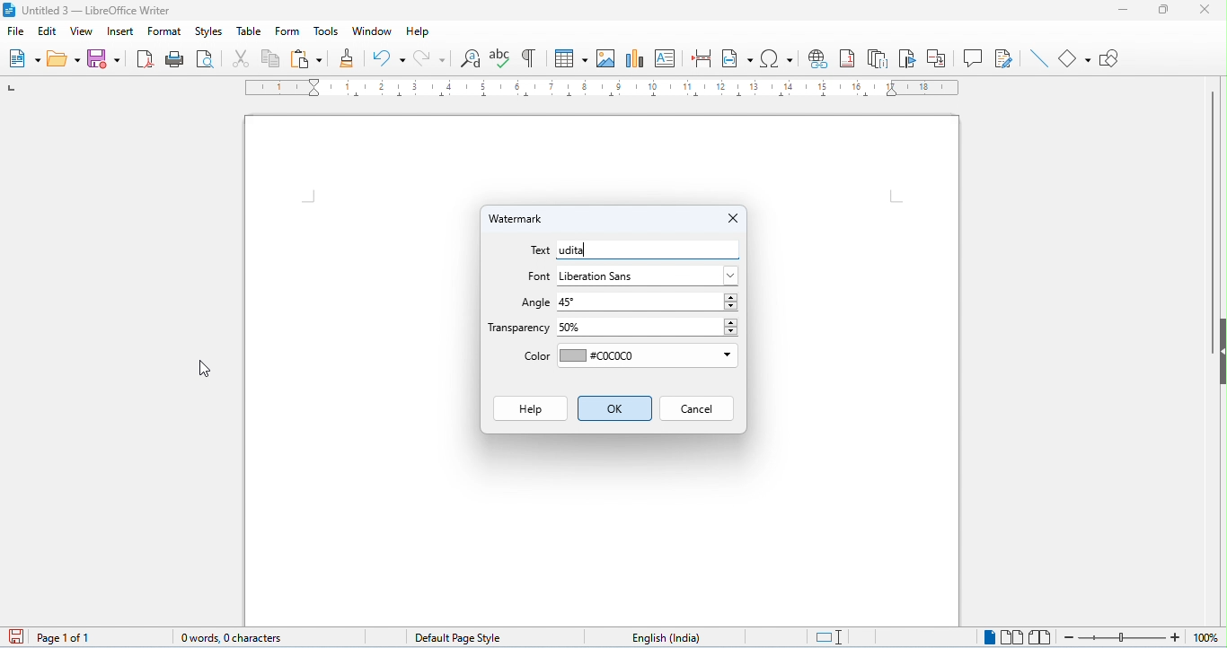  I want to click on help, so click(418, 32).